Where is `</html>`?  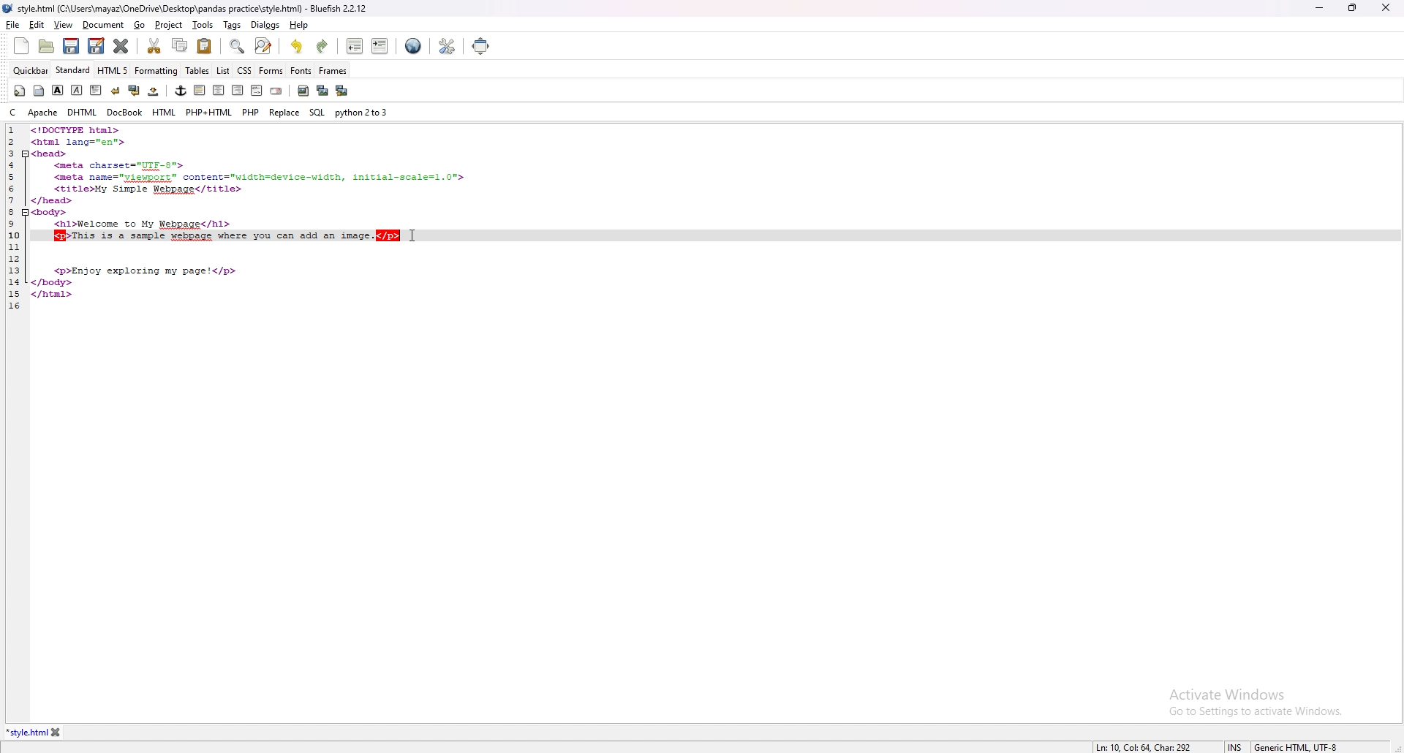
</html> is located at coordinates (53, 294).